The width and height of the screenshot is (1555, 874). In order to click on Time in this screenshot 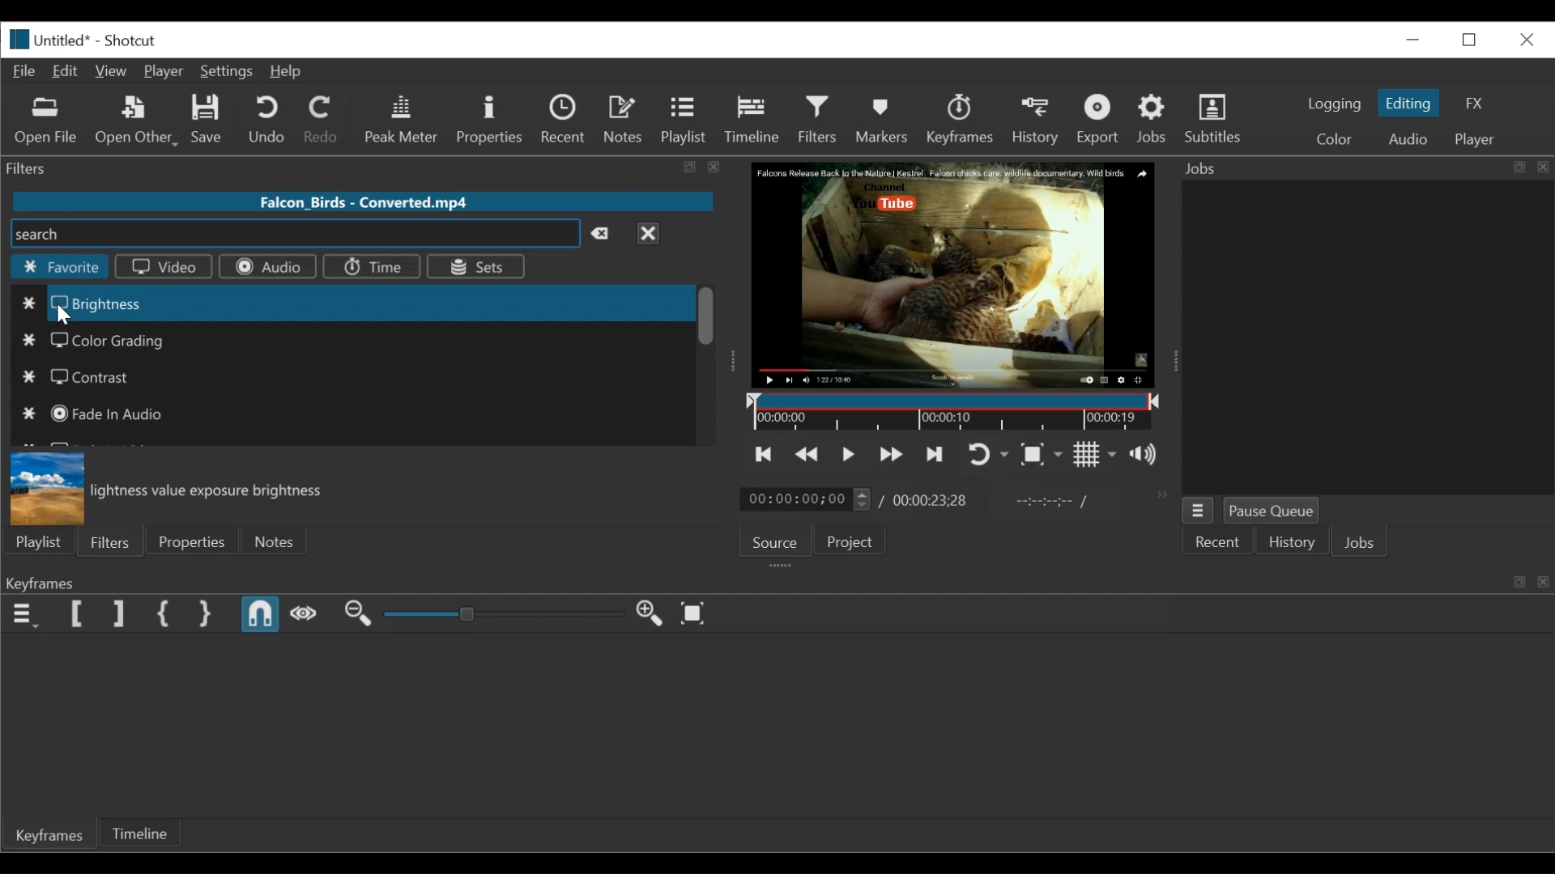, I will do `click(371, 266)`.